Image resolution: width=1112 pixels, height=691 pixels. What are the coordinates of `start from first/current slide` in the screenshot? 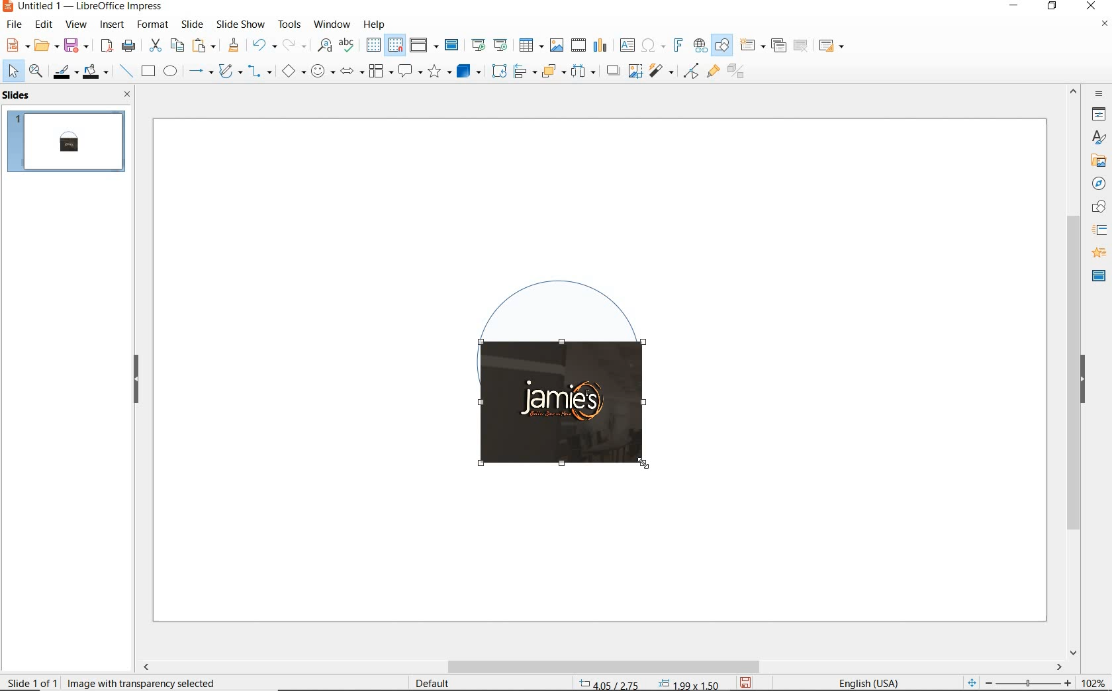 It's located at (489, 44).